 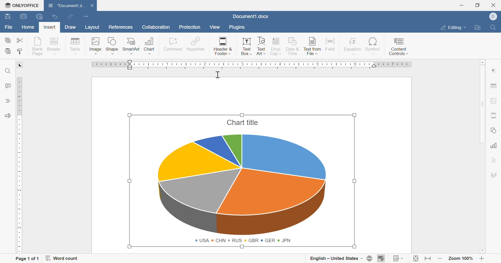 I want to click on Ruler, so click(x=20, y=165).